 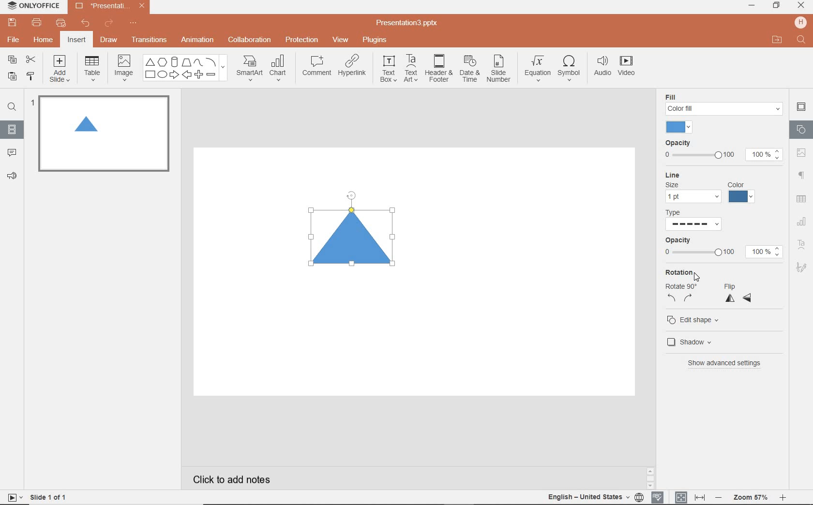 I want to click on ADD SLIDE, so click(x=61, y=71).